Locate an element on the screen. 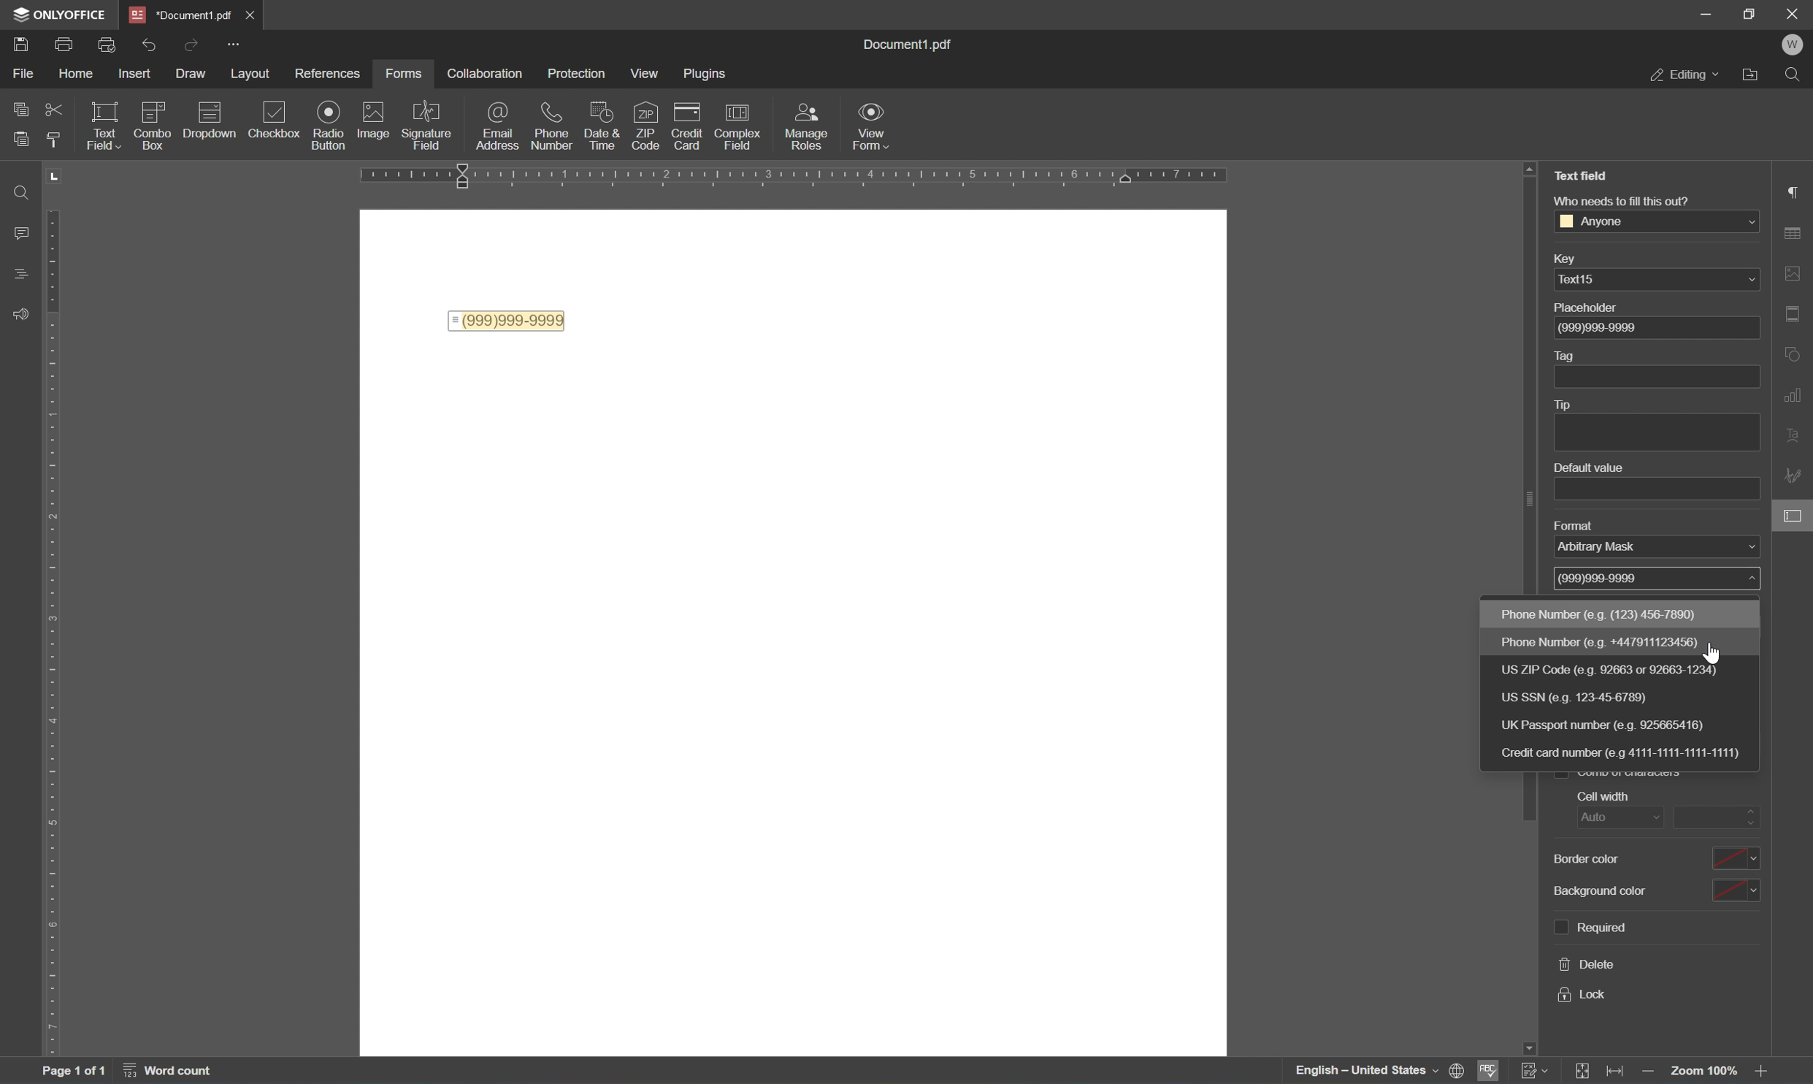 The width and height of the screenshot is (1813, 1084). text field is located at coordinates (106, 129).